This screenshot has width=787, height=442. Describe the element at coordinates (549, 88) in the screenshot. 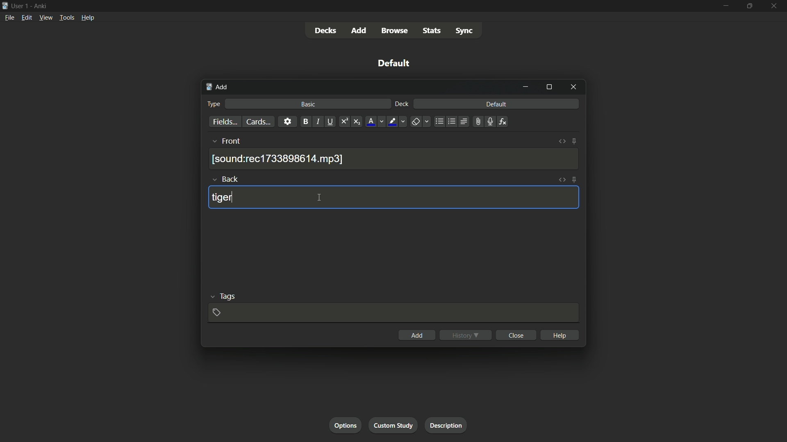

I see `maximize` at that location.